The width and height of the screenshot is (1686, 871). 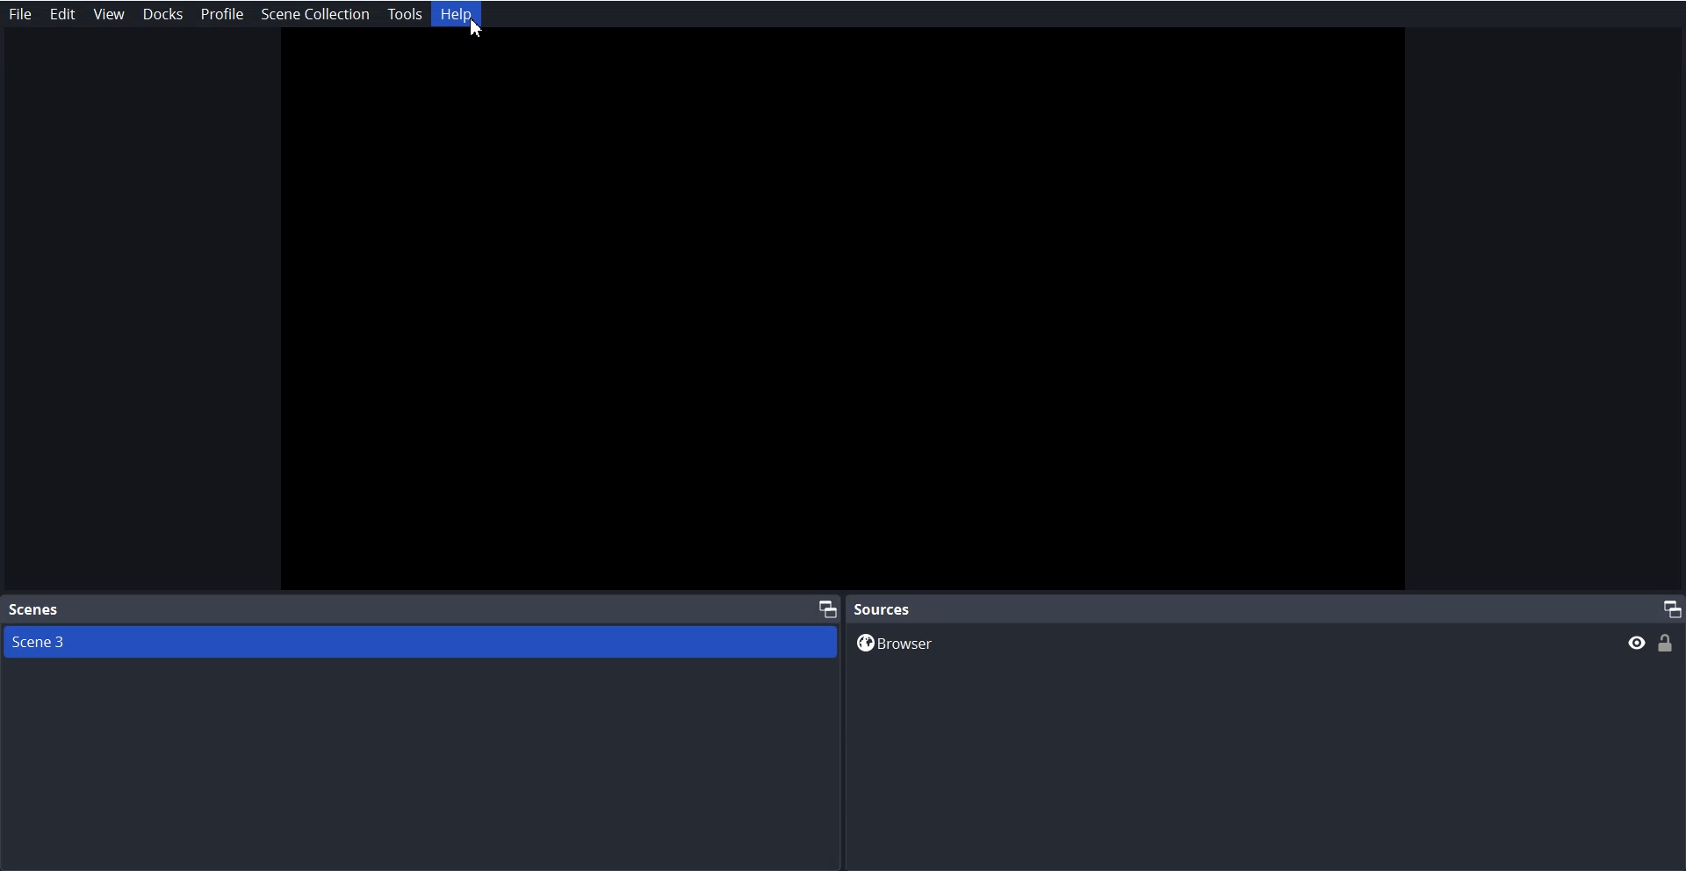 What do you see at coordinates (1632, 644) in the screenshot?
I see `Preview` at bounding box center [1632, 644].